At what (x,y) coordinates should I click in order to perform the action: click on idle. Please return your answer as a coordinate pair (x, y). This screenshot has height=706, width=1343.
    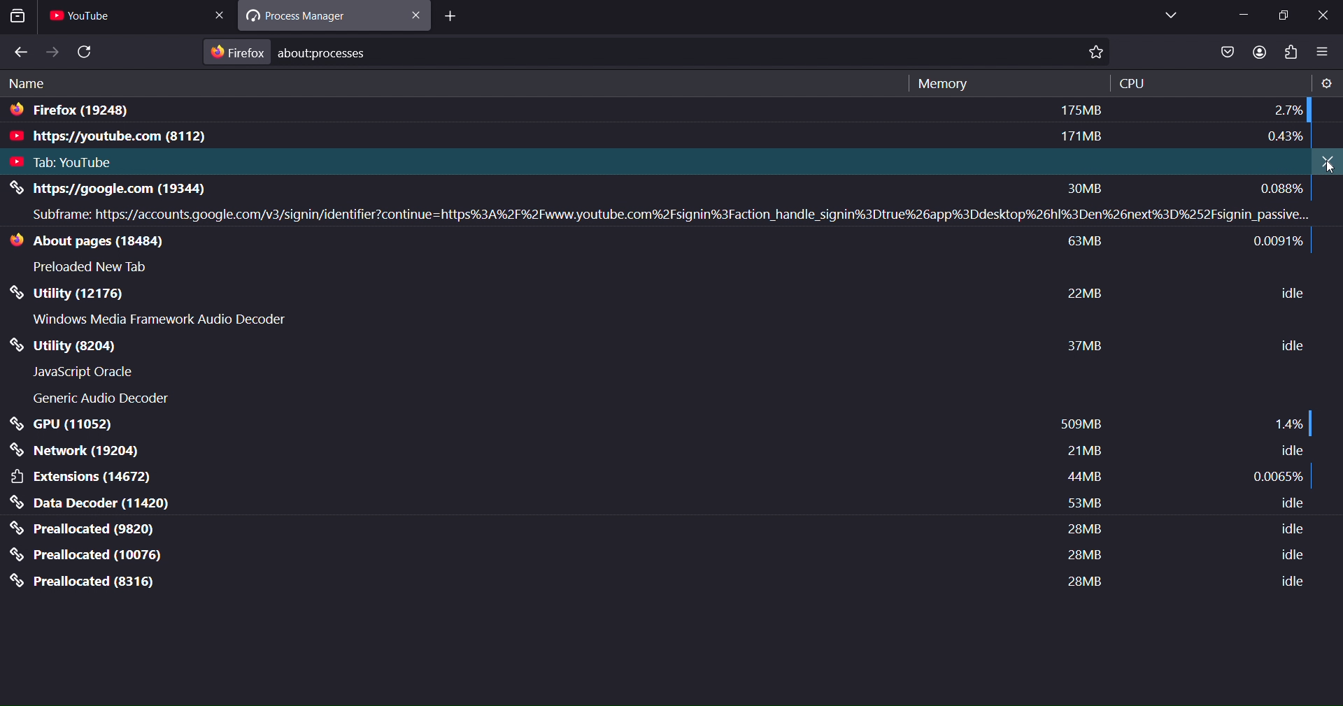
    Looking at the image, I should click on (1289, 292).